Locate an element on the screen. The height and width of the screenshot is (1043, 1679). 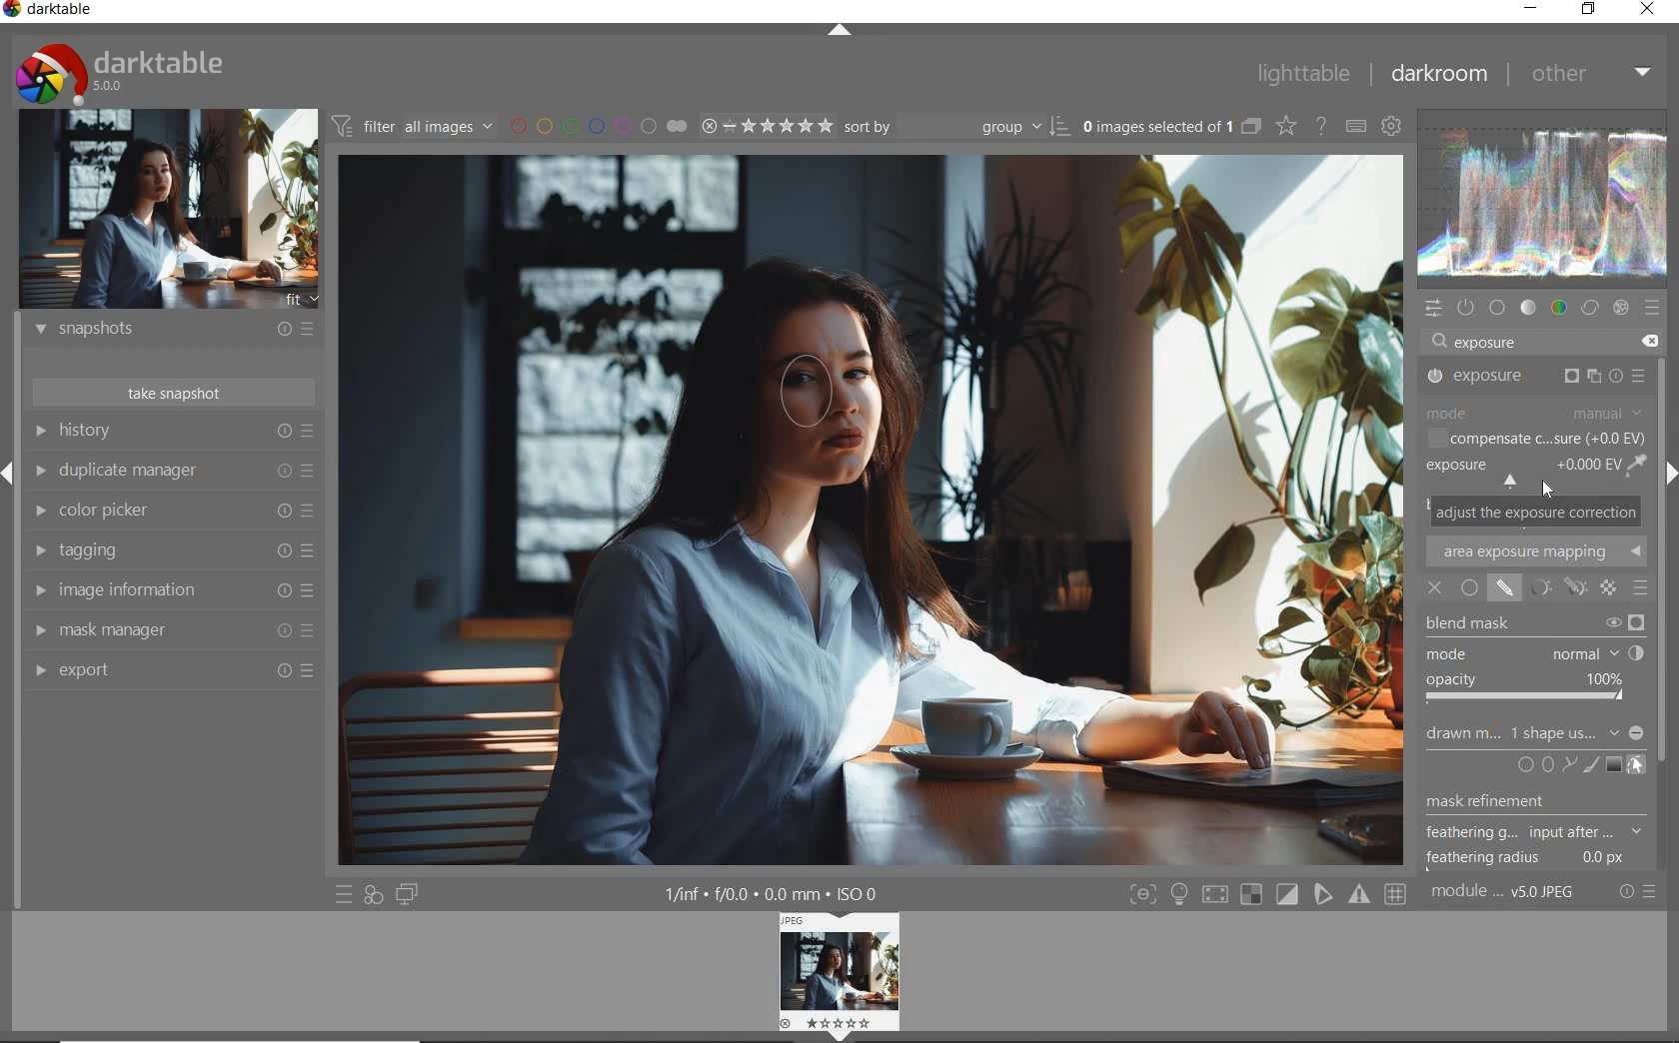
effect is located at coordinates (1621, 308).